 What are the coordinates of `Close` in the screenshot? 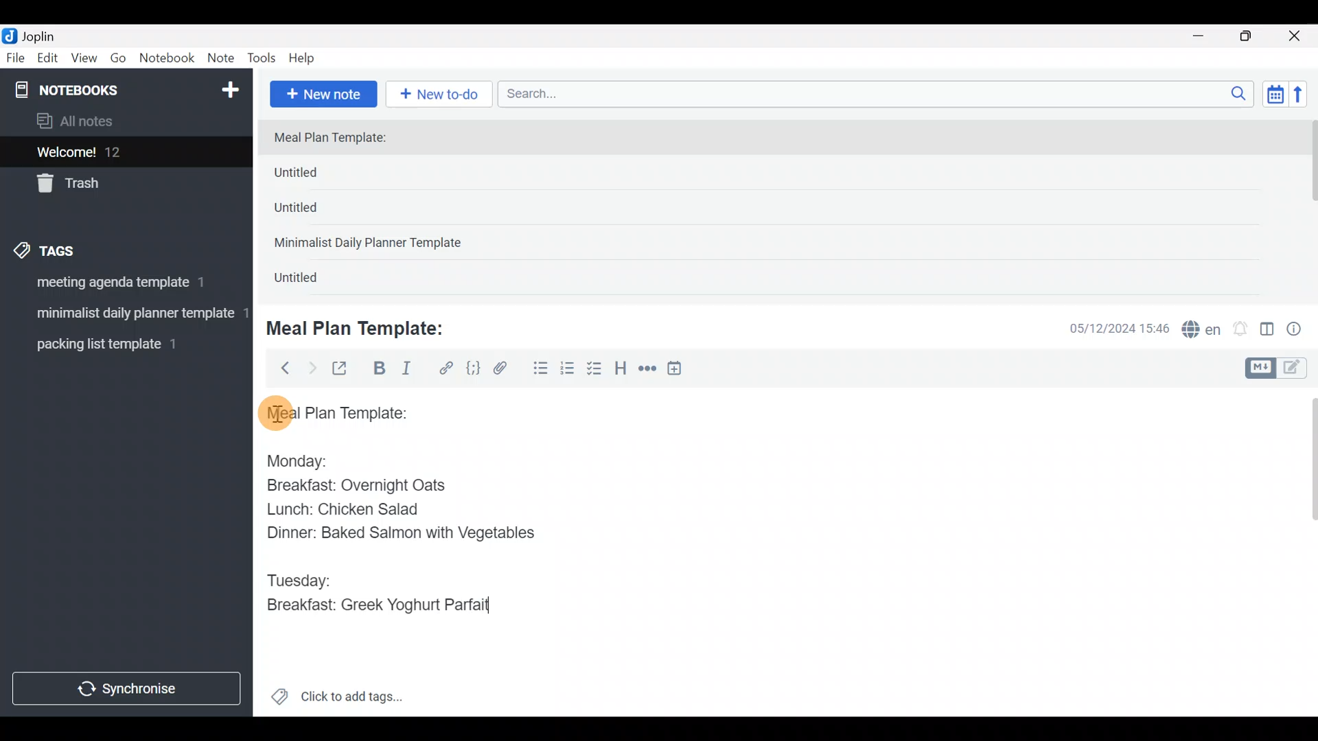 It's located at (1297, 37).